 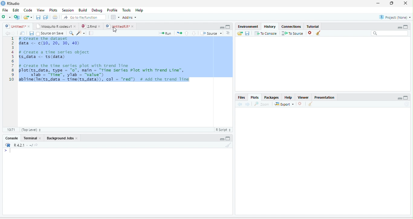 I want to click on Minimize, so click(x=399, y=27).